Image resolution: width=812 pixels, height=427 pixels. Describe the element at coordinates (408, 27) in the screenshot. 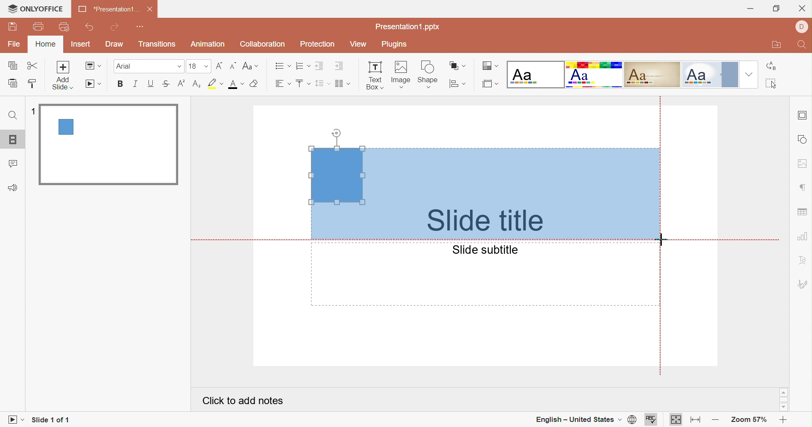

I see `Presentation1.pptx` at that location.